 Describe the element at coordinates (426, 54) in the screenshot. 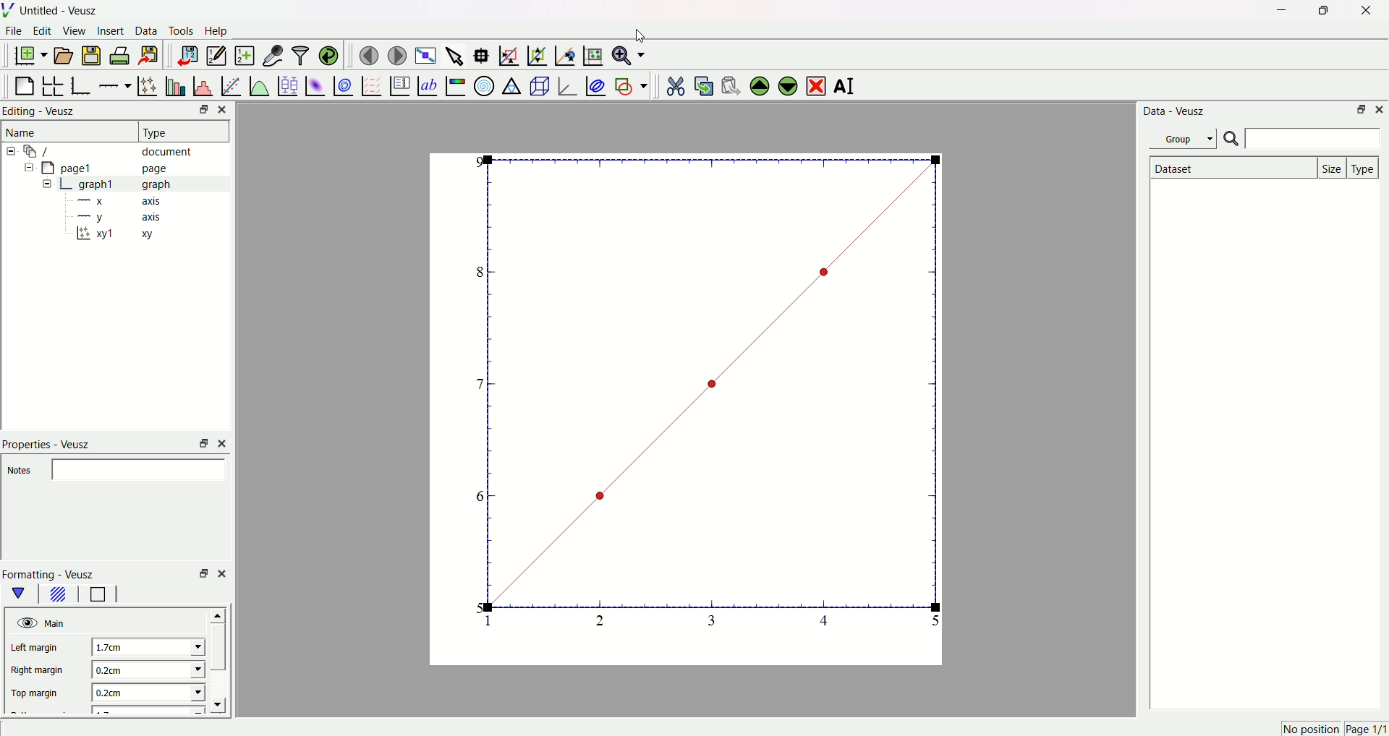

I see `view plot full screen` at that location.